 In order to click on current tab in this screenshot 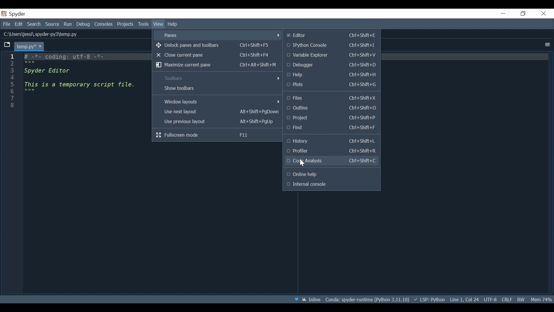, I will do `click(30, 46)`.